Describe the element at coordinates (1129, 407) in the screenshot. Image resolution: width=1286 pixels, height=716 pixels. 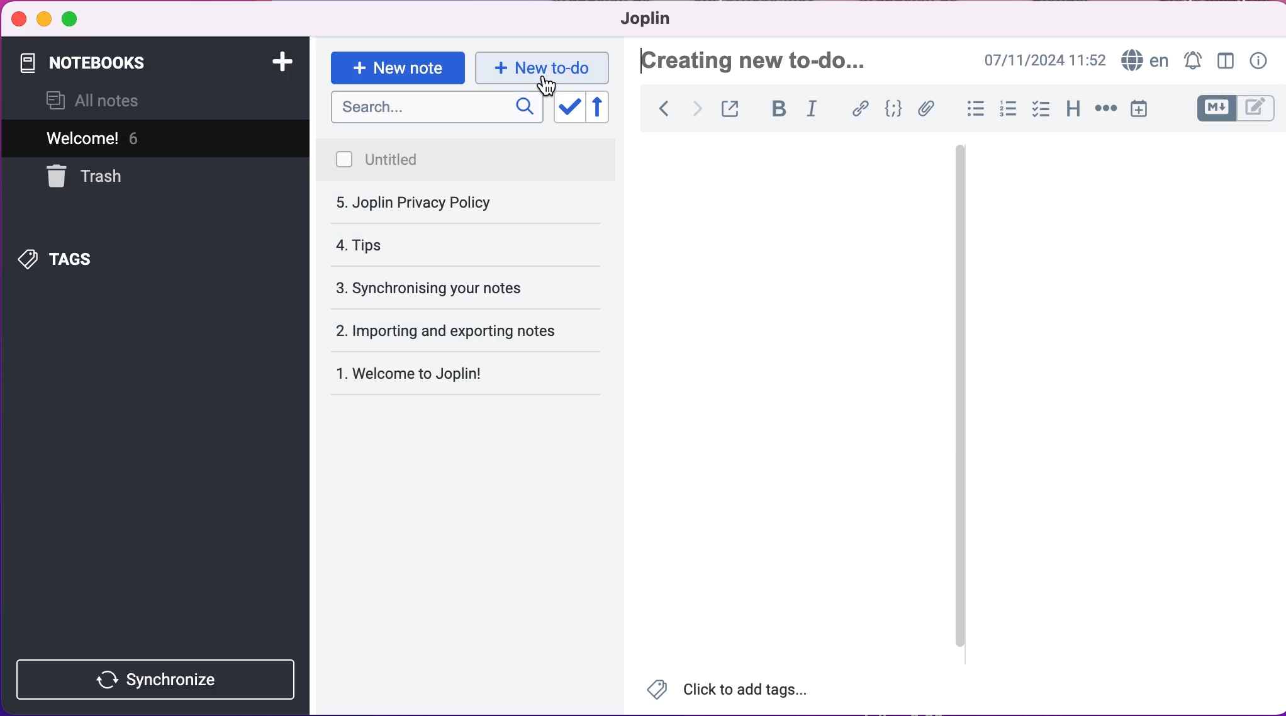
I see `Empty canvas` at that location.